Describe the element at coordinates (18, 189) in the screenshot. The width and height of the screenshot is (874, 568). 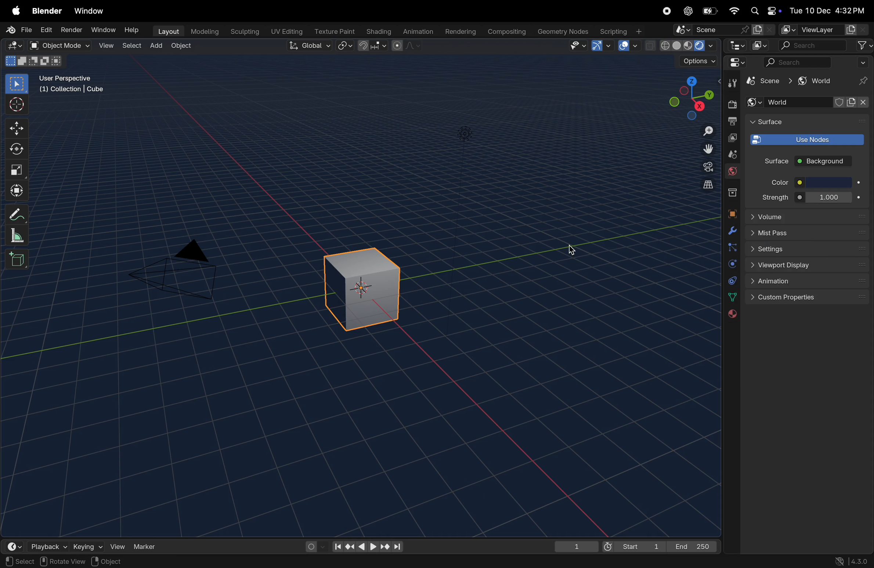
I see `transform` at that location.